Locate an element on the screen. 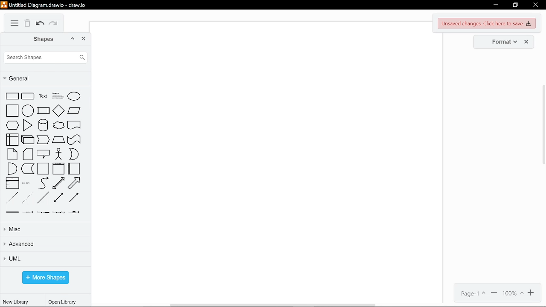 The image size is (546, 307). cylinder is located at coordinates (42, 126).